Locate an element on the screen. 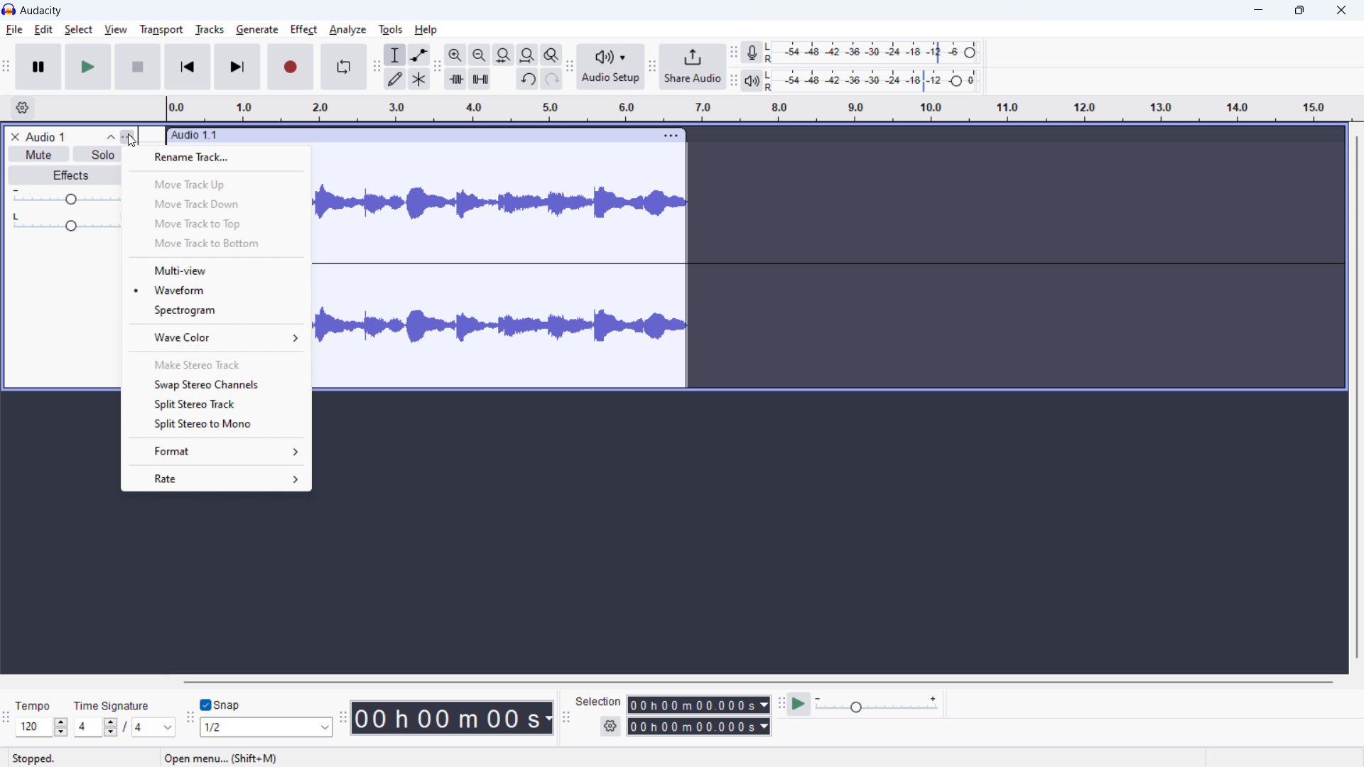 This screenshot has height=767, width=1364. selection tool is located at coordinates (395, 55).